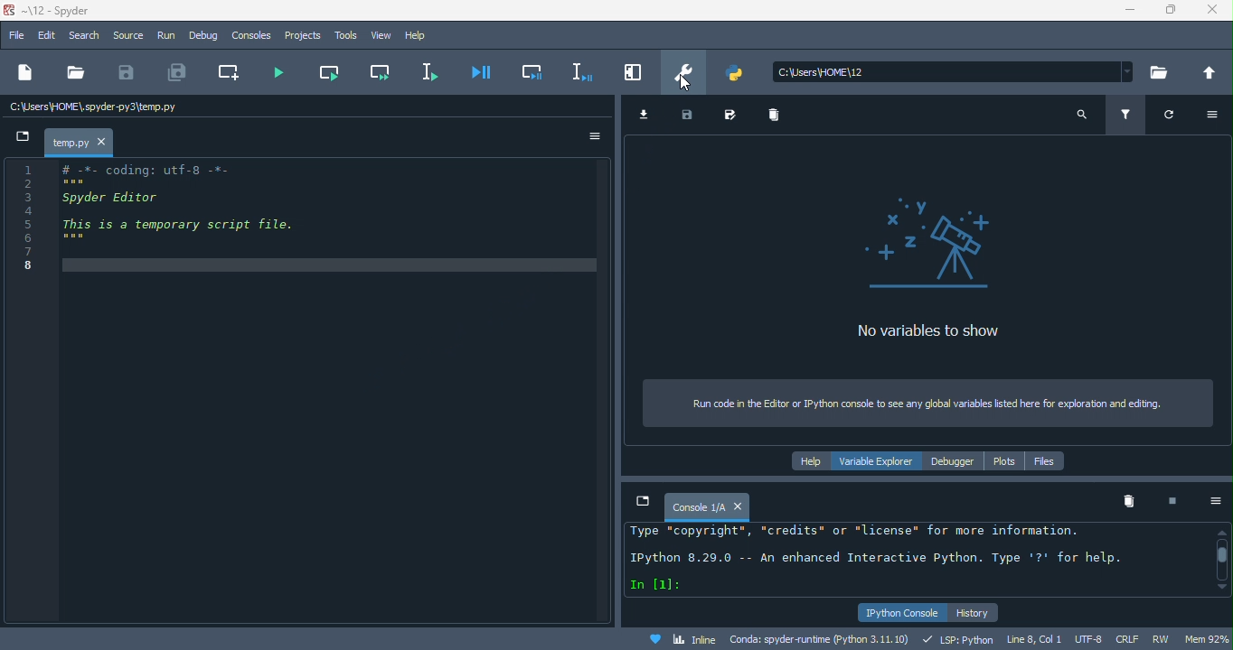 The image size is (1233, 650). I want to click on help, so click(808, 460).